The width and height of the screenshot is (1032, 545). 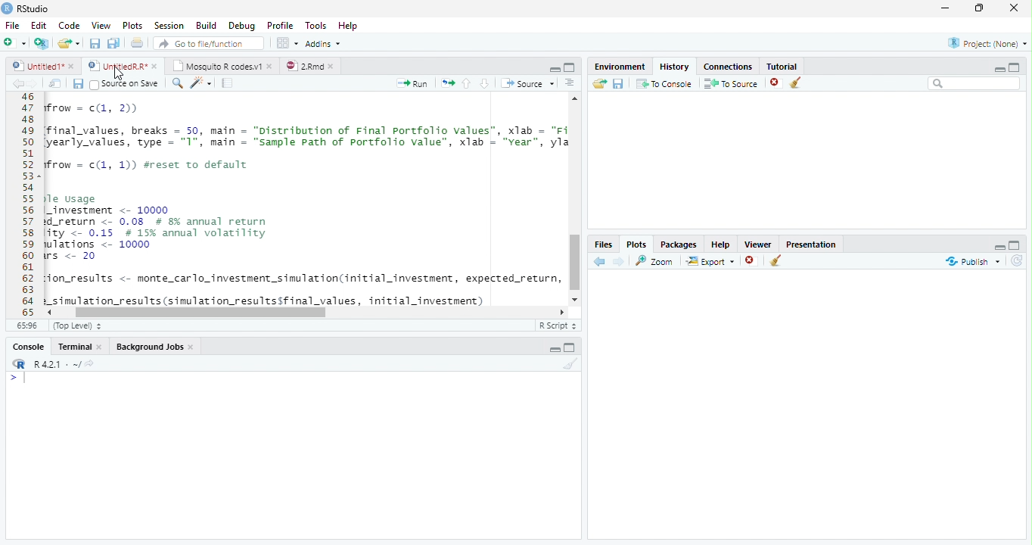 I want to click on Edit, so click(x=38, y=24).